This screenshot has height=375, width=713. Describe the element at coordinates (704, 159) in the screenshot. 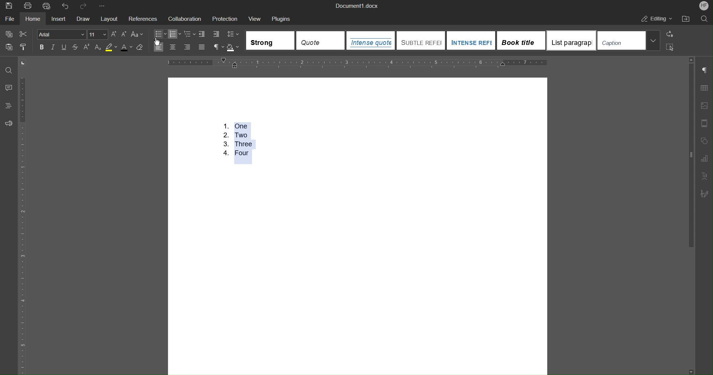

I see `Graph` at that location.